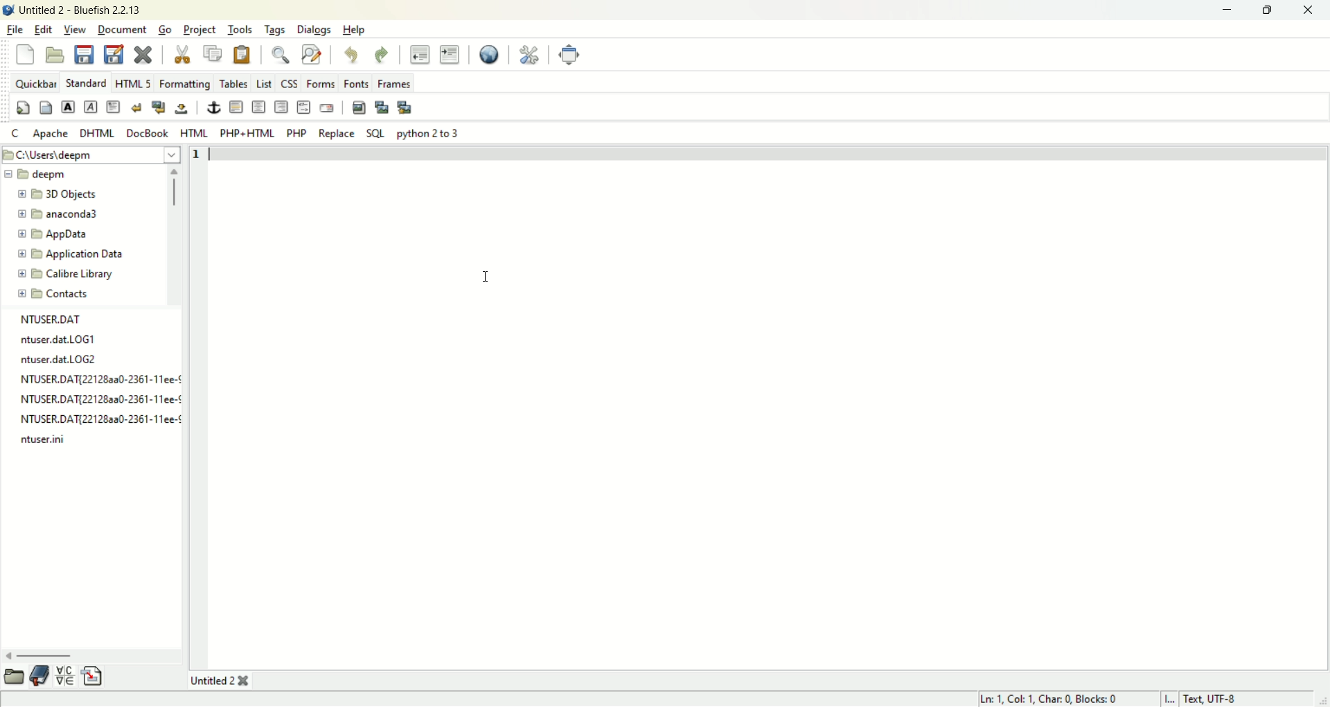  What do you see at coordinates (1052, 698) in the screenshot?
I see `Ln 1, Col, Char 0, Blocks` at bounding box center [1052, 698].